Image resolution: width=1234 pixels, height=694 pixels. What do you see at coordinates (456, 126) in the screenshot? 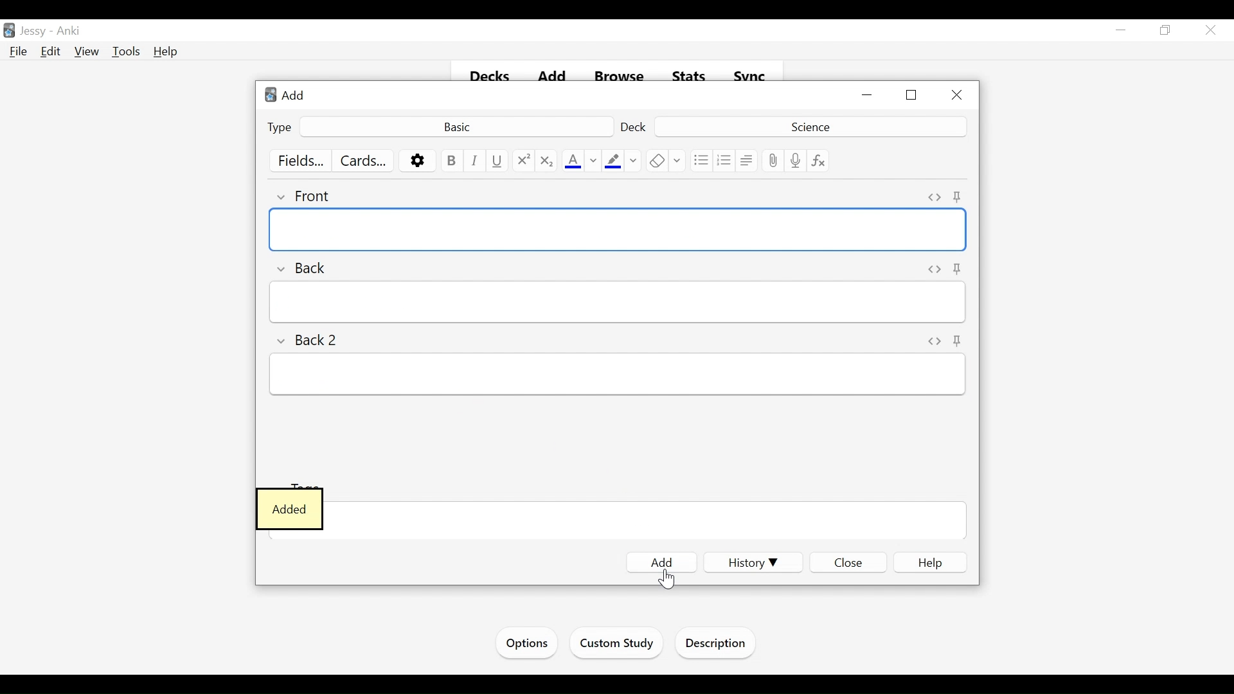
I see `Basic` at bounding box center [456, 126].